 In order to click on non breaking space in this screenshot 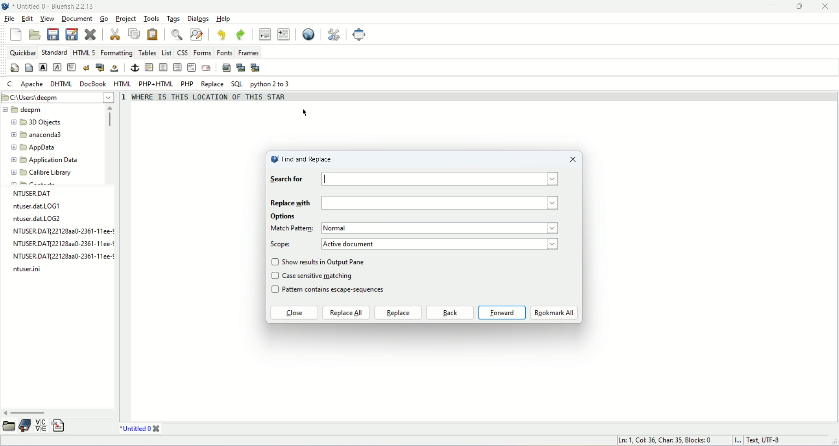, I will do `click(114, 69)`.